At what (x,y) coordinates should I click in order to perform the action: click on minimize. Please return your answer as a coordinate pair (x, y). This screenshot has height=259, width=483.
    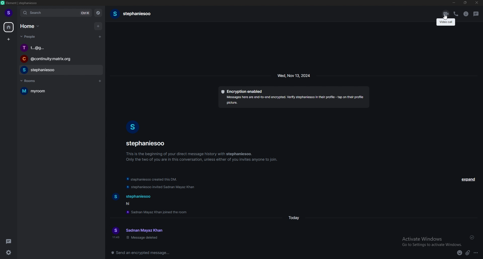
    Looking at the image, I should click on (454, 3).